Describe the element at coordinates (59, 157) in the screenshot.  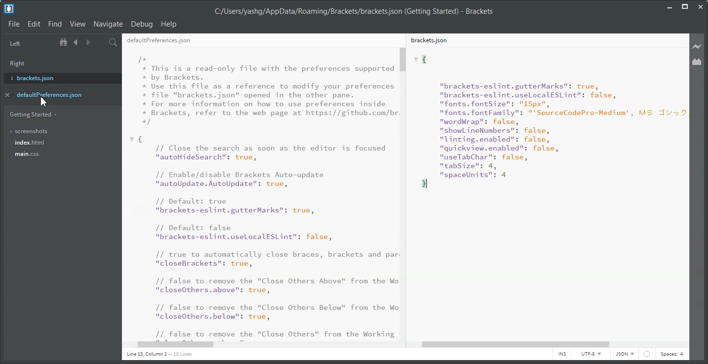
I see `main.css` at that location.